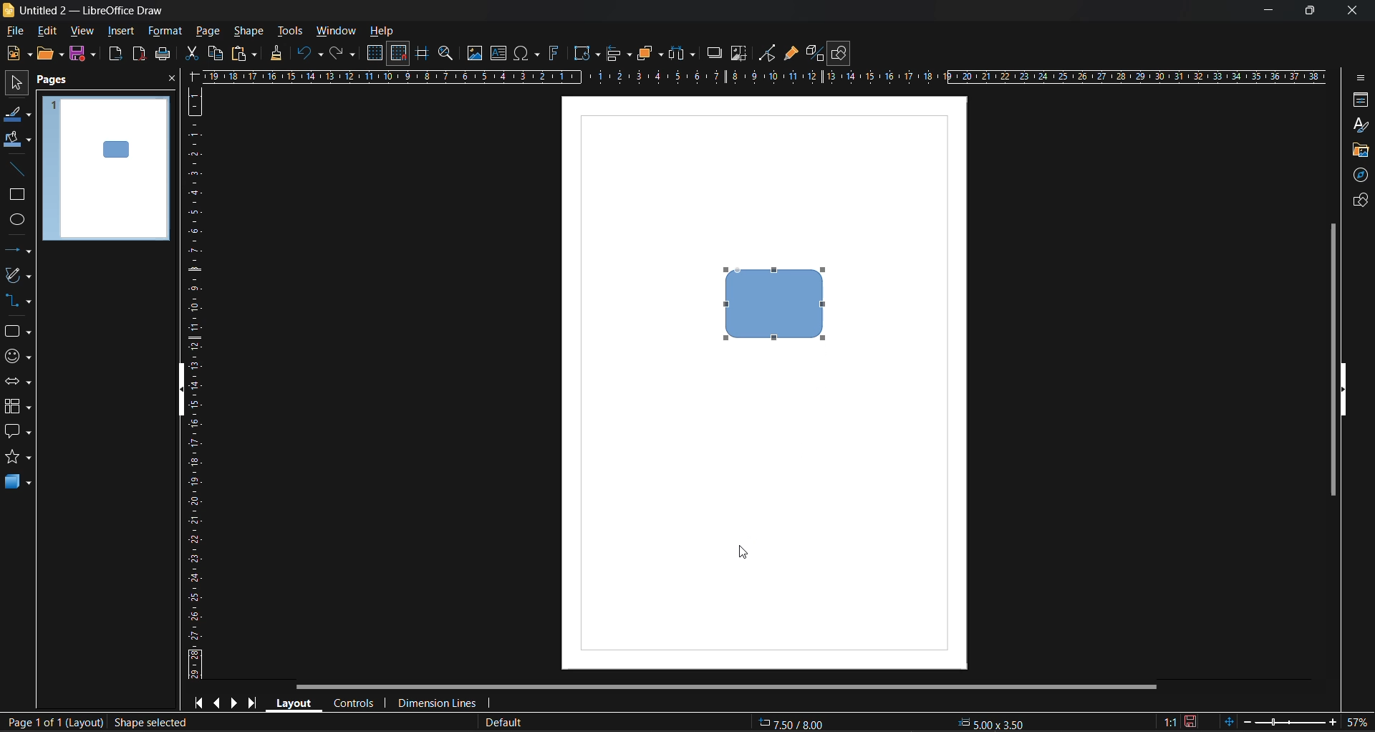 The image size is (1375, 732). Describe the element at coordinates (436, 704) in the screenshot. I see `dimension lines` at that location.